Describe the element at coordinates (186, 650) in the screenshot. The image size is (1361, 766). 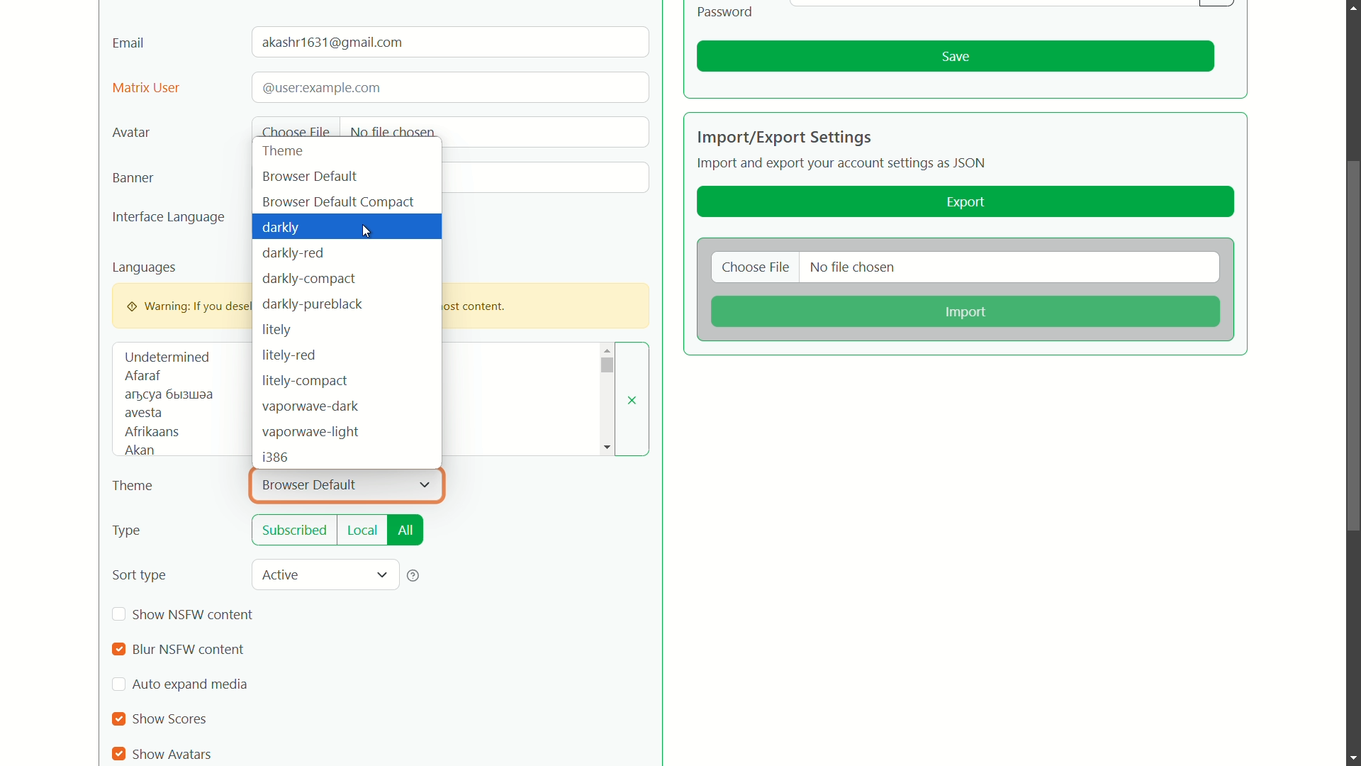
I see `blur nsfw content` at that location.